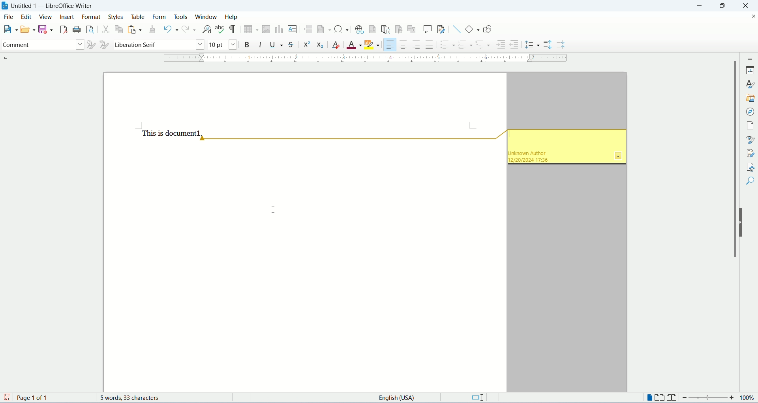 The height and width of the screenshot is (403, 758). What do you see at coordinates (139, 17) in the screenshot?
I see `table` at bounding box center [139, 17].